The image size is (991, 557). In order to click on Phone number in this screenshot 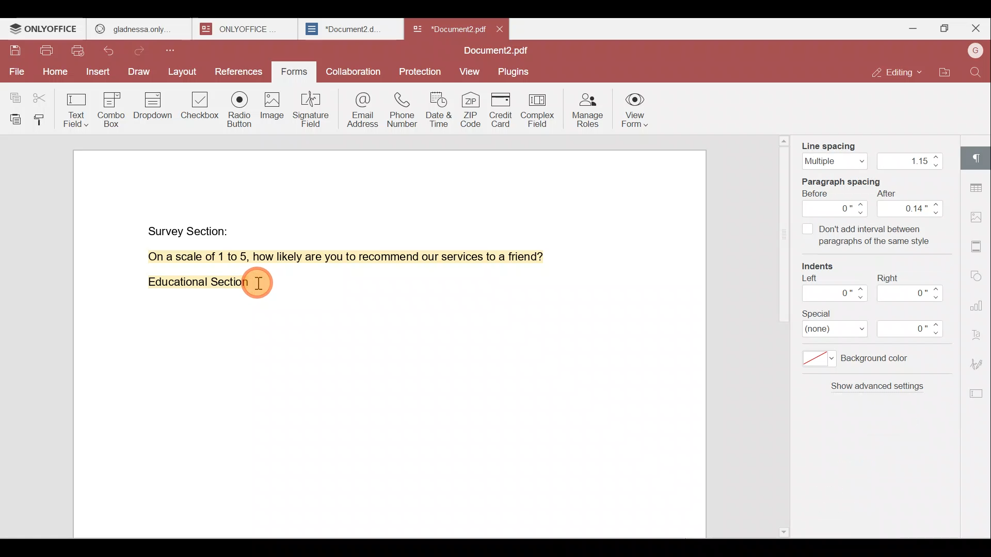, I will do `click(401, 106)`.